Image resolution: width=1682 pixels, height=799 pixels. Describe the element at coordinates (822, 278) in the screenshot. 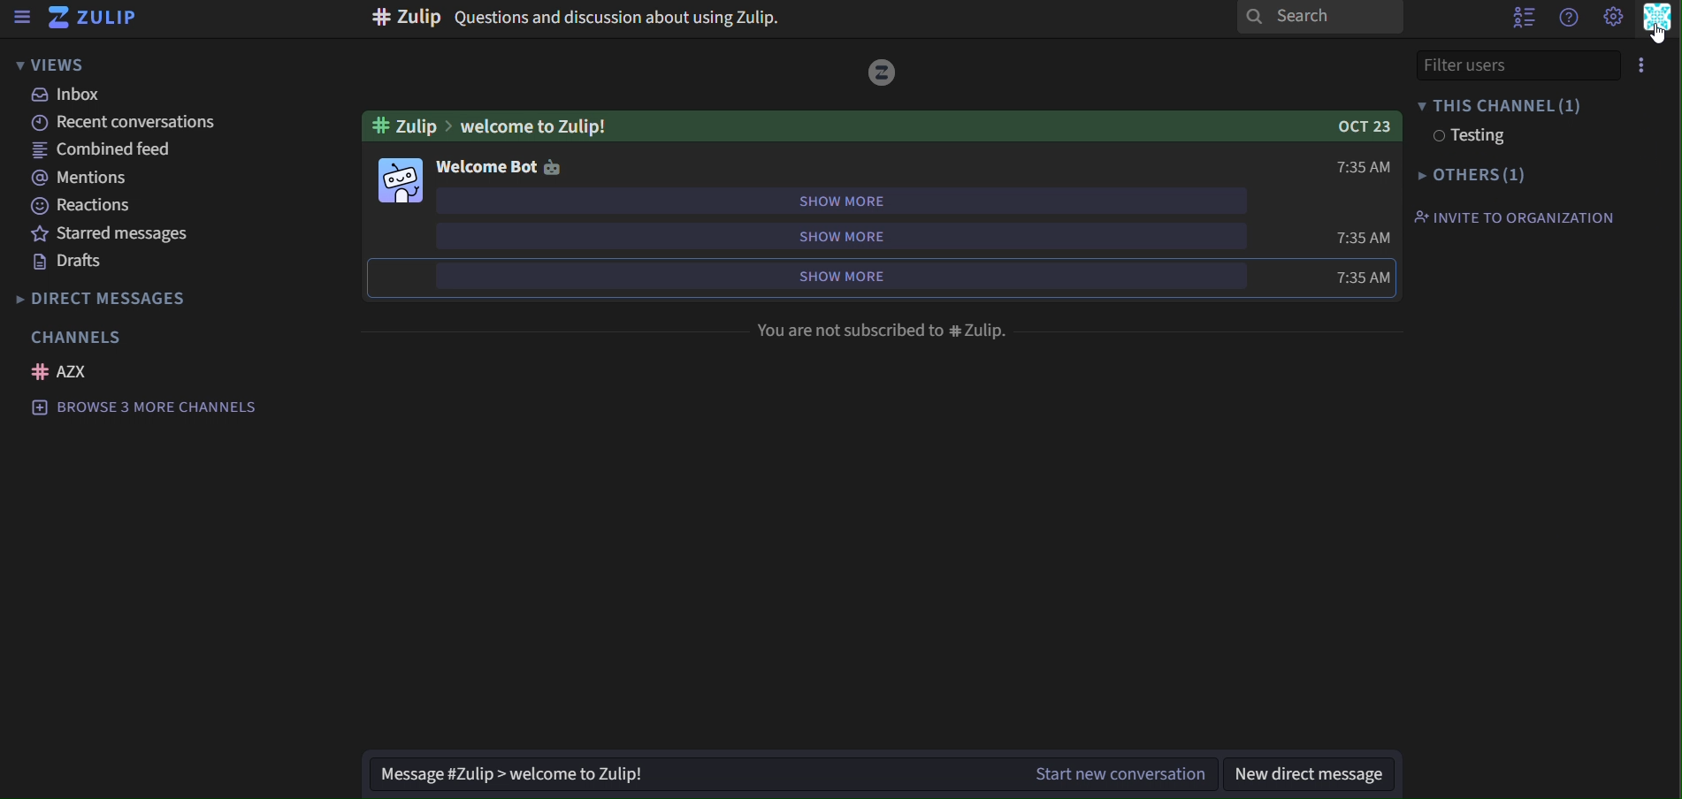

I see `show more` at that location.